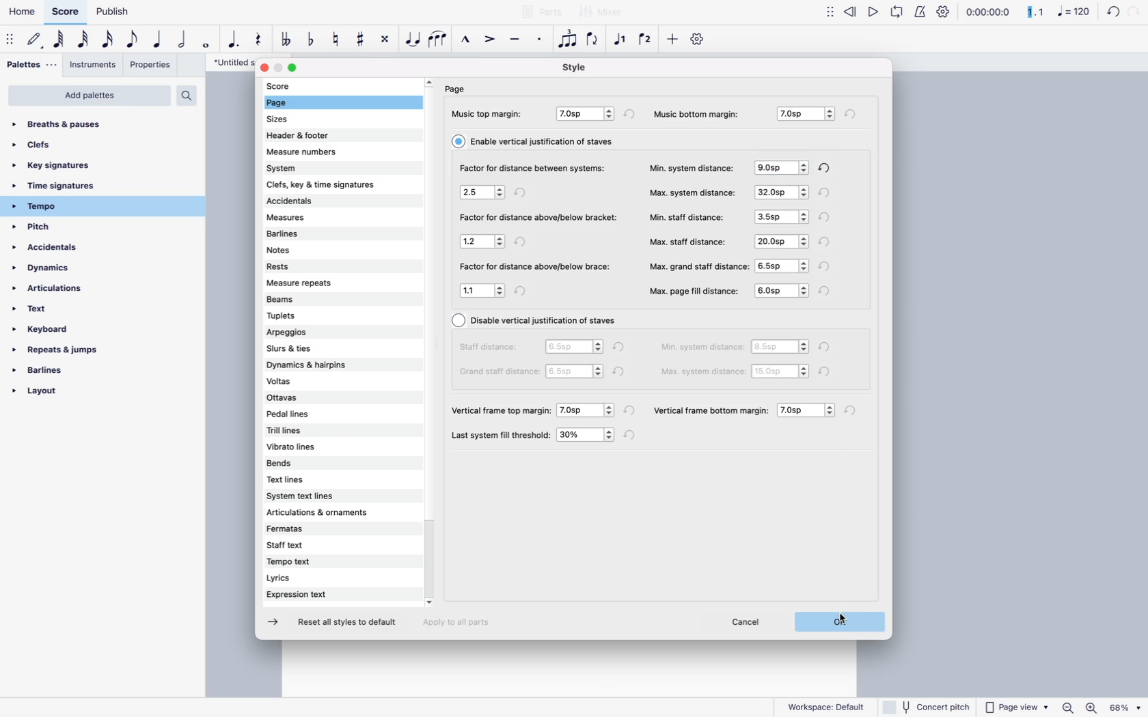 This screenshot has height=717, width=1148. What do you see at coordinates (327, 167) in the screenshot?
I see `system` at bounding box center [327, 167].